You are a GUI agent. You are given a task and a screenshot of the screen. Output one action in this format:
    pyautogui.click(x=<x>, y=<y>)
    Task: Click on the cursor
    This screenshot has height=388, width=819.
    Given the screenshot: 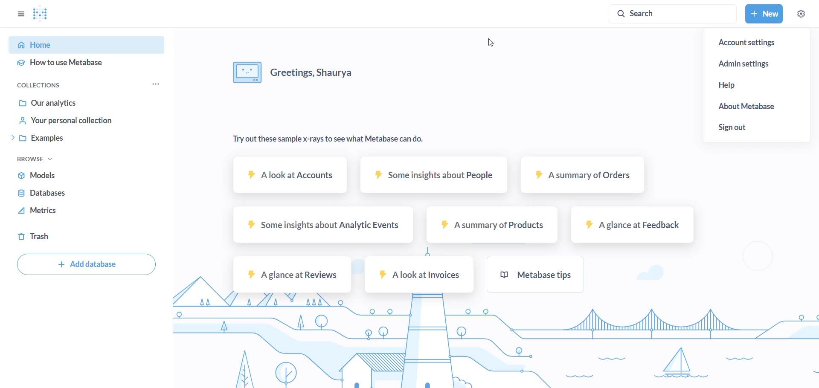 What is the action you would take?
    pyautogui.click(x=491, y=43)
    